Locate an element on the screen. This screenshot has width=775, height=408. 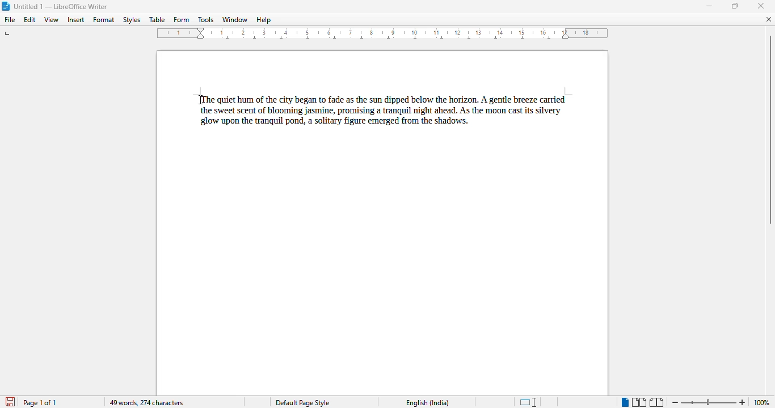
tools is located at coordinates (206, 19).